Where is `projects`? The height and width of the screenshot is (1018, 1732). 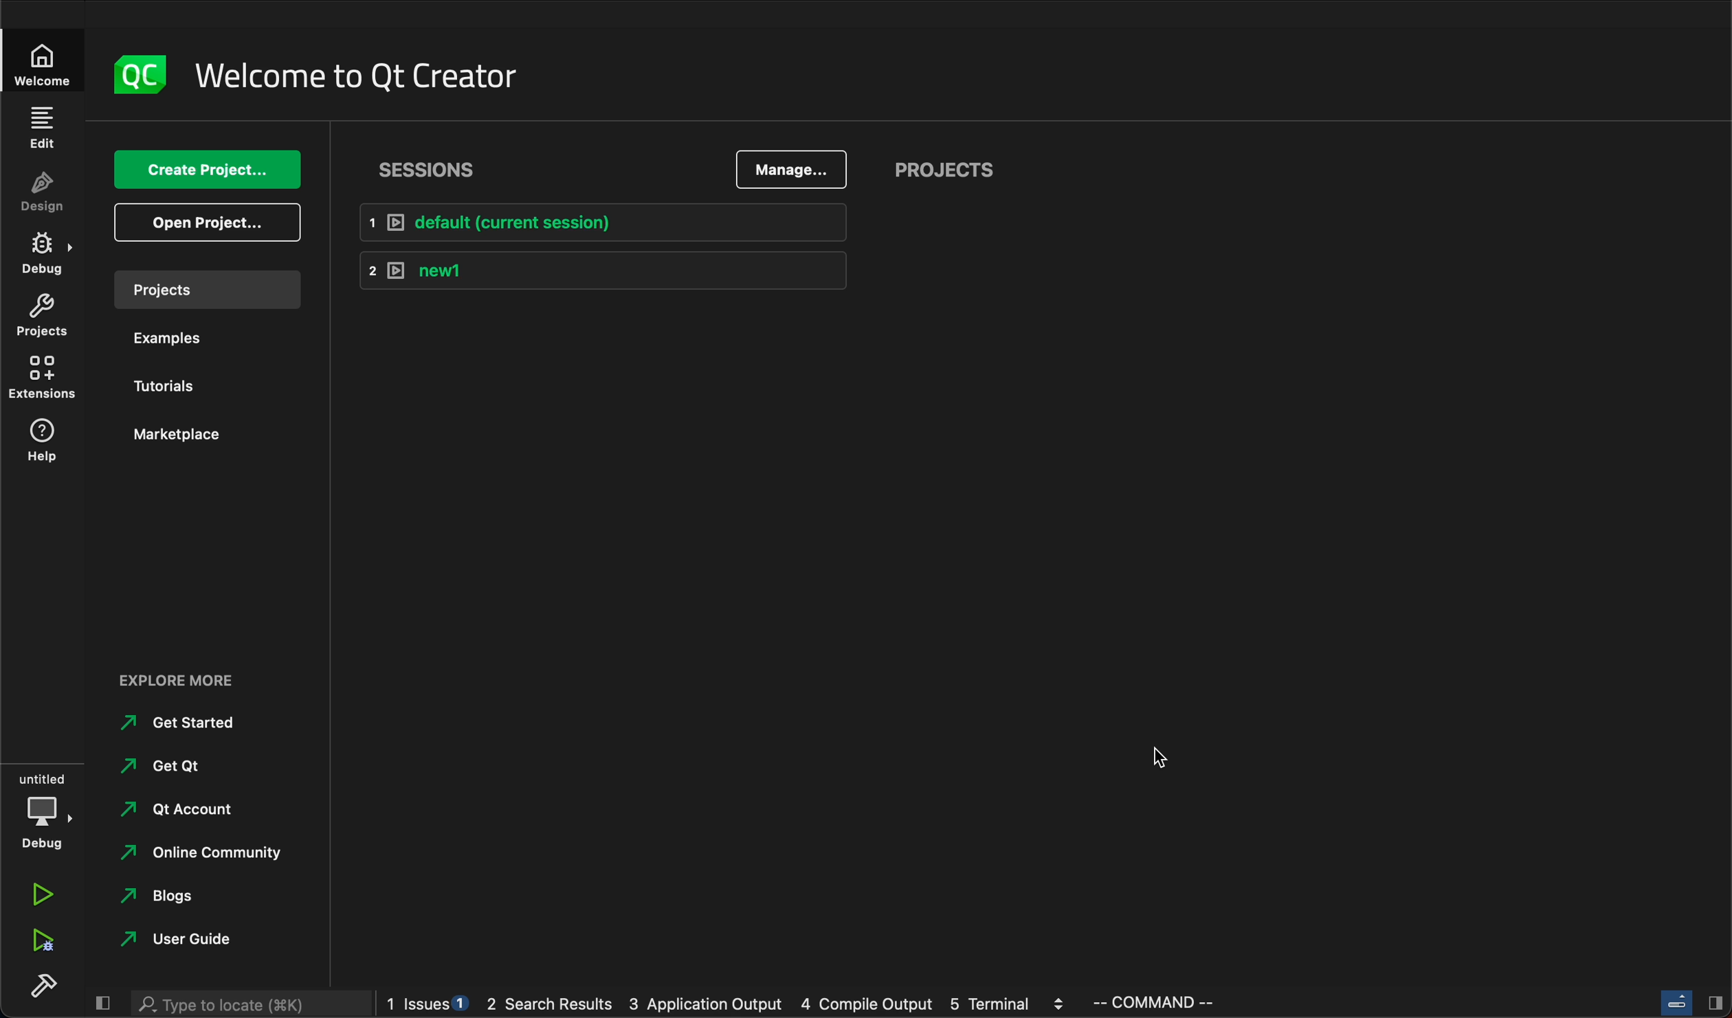
projects is located at coordinates (950, 166).